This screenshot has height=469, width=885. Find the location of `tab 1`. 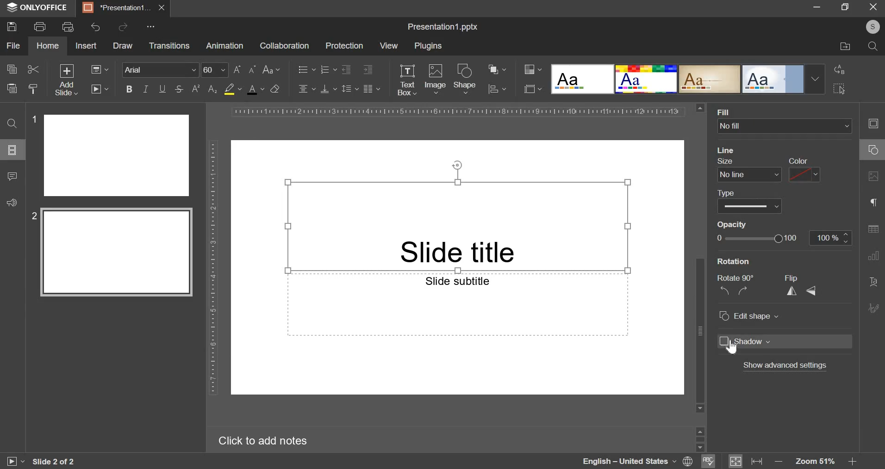

tab 1 is located at coordinates (118, 8).